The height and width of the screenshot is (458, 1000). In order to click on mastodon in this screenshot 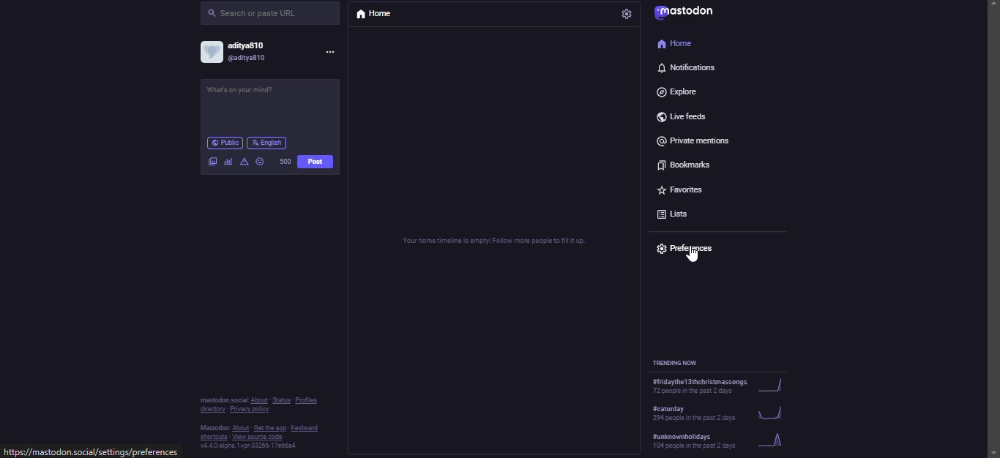, I will do `click(688, 13)`.